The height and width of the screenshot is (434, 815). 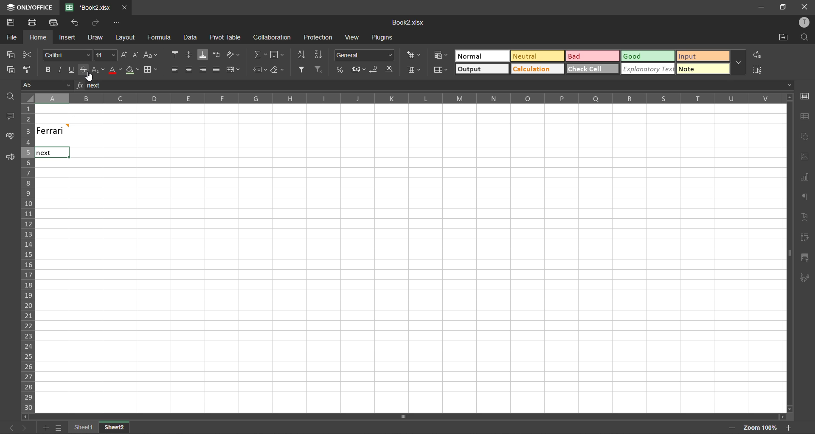 What do you see at coordinates (34, 23) in the screenshot?
I see `print` at bounding box center [34, 23].